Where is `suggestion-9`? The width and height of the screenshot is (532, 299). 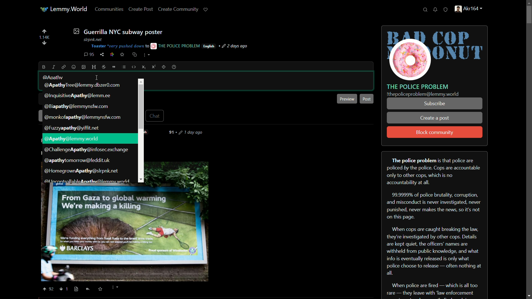 suggestion-9 is located at coordinates (81, 171).